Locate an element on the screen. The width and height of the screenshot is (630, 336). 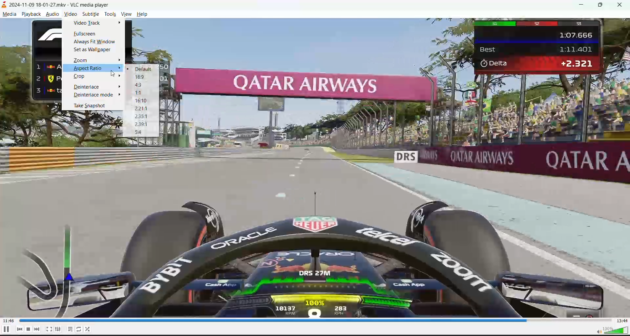
2.35:1 is located at coordinates (142, 116).